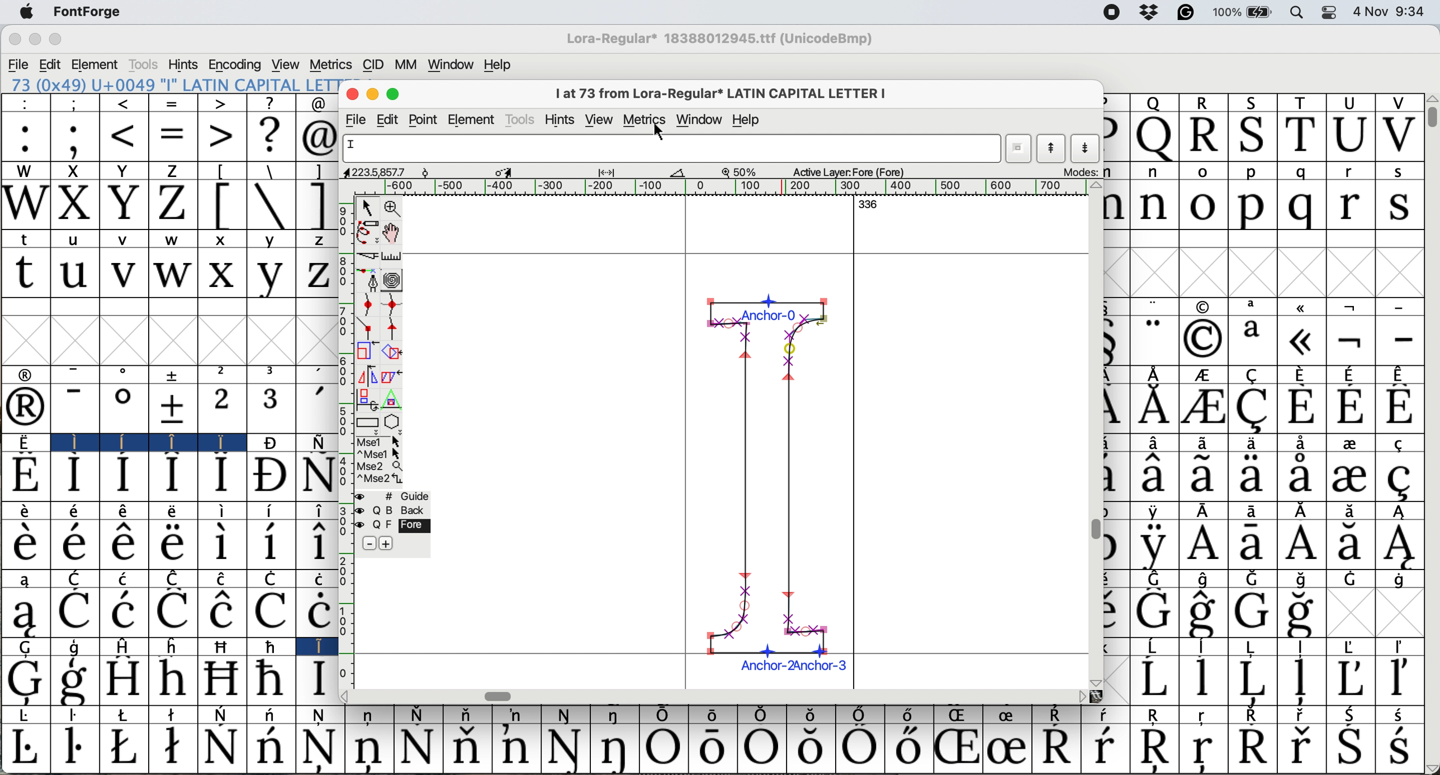  What do you see at coordinates (316, 646) in the screenshot?
I see `I` at bounding box center [316, 646].